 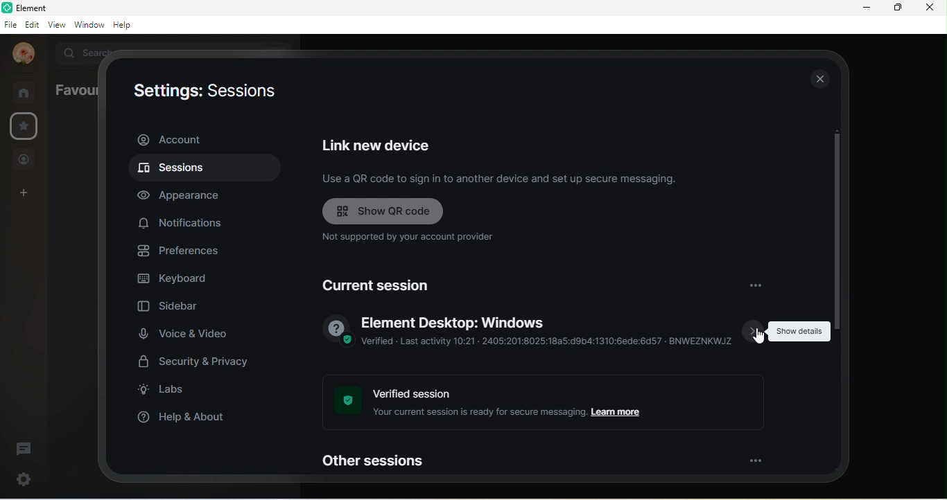 I want to click on sessions, so click(x=202, y=170).